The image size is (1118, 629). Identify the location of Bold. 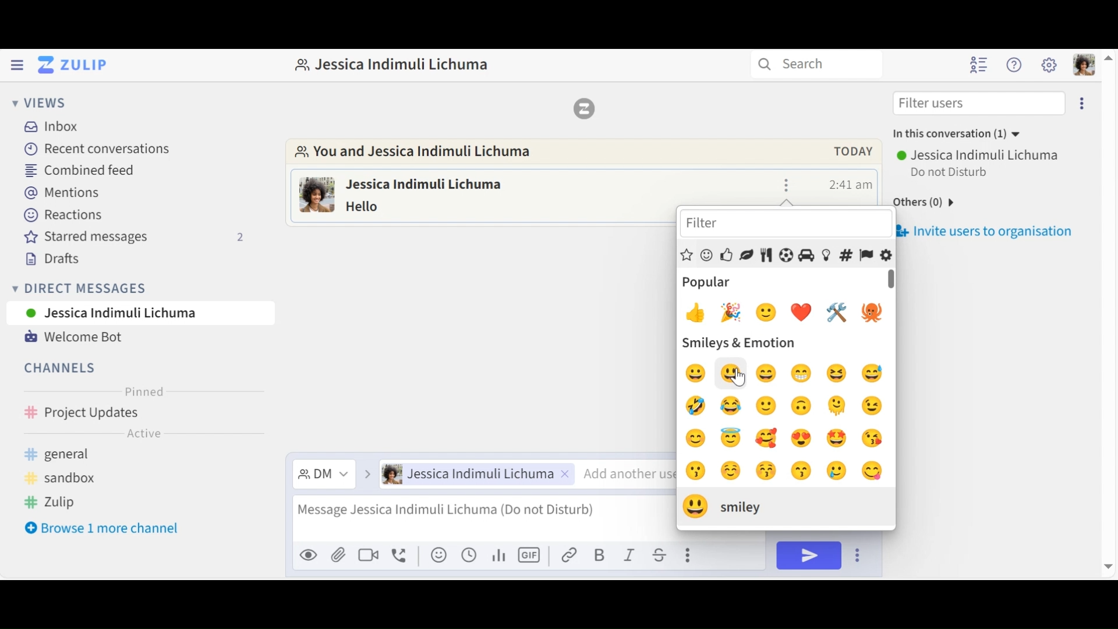
(600, 554).